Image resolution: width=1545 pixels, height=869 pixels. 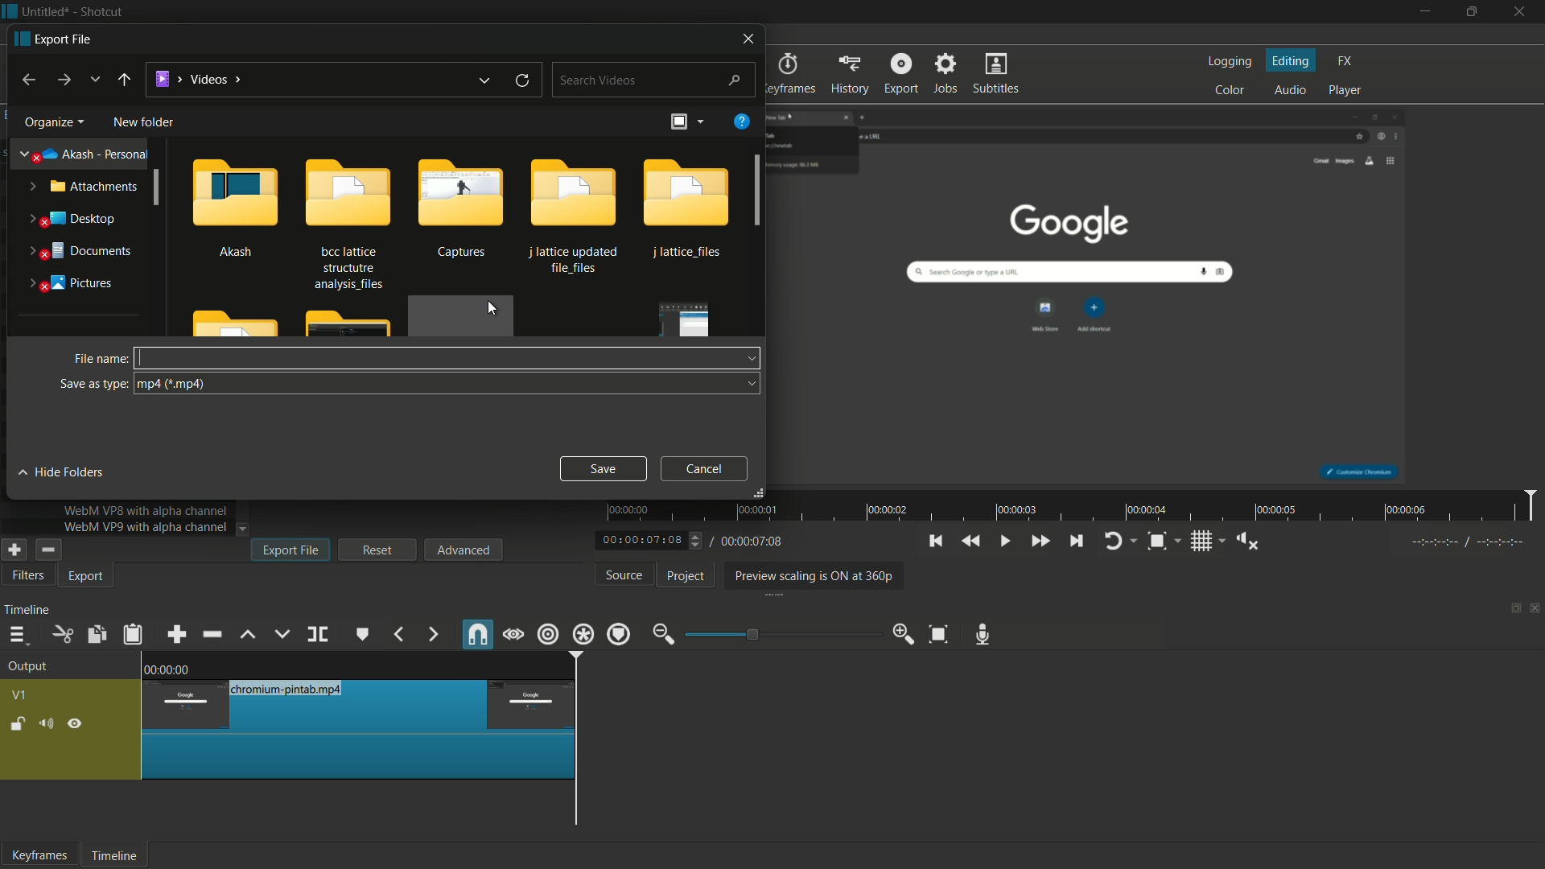 I want to click on new folder, so click(x=143, y=123).